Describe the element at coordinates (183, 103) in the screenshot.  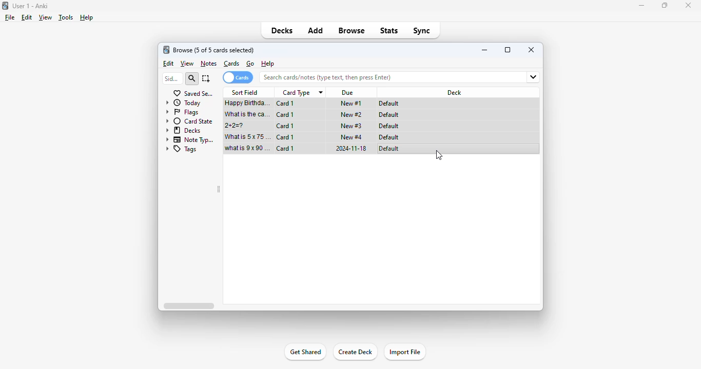
I see `today` at that location.